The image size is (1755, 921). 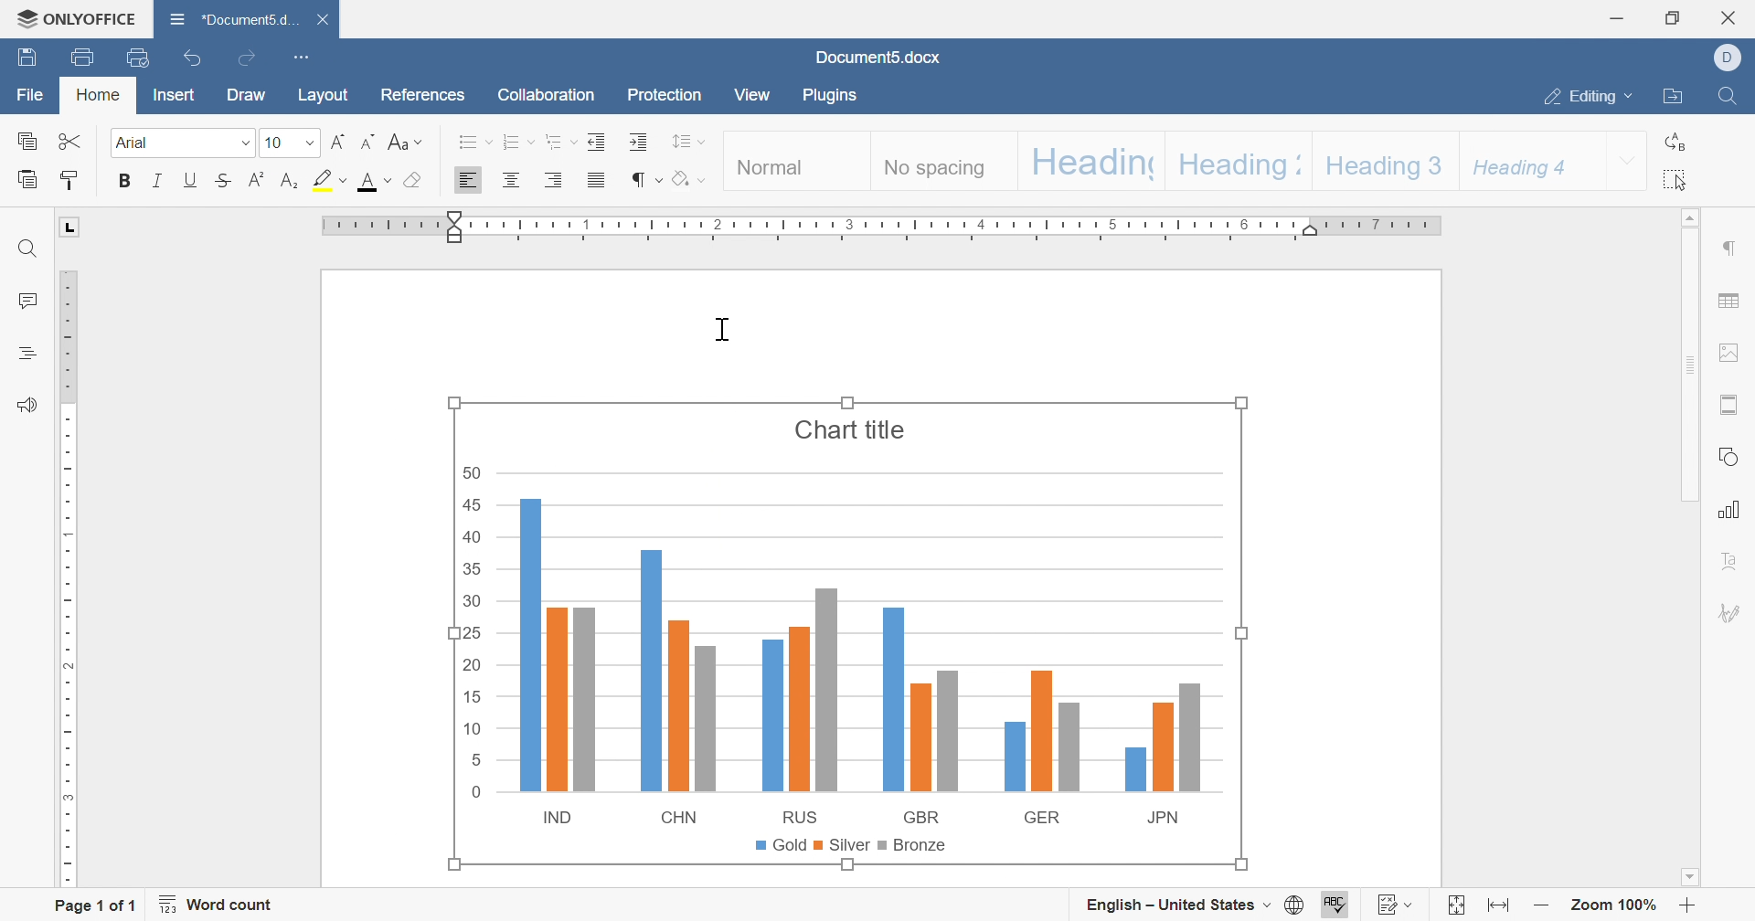 I want to click on onlyoffice, so click(x=77, y=18).